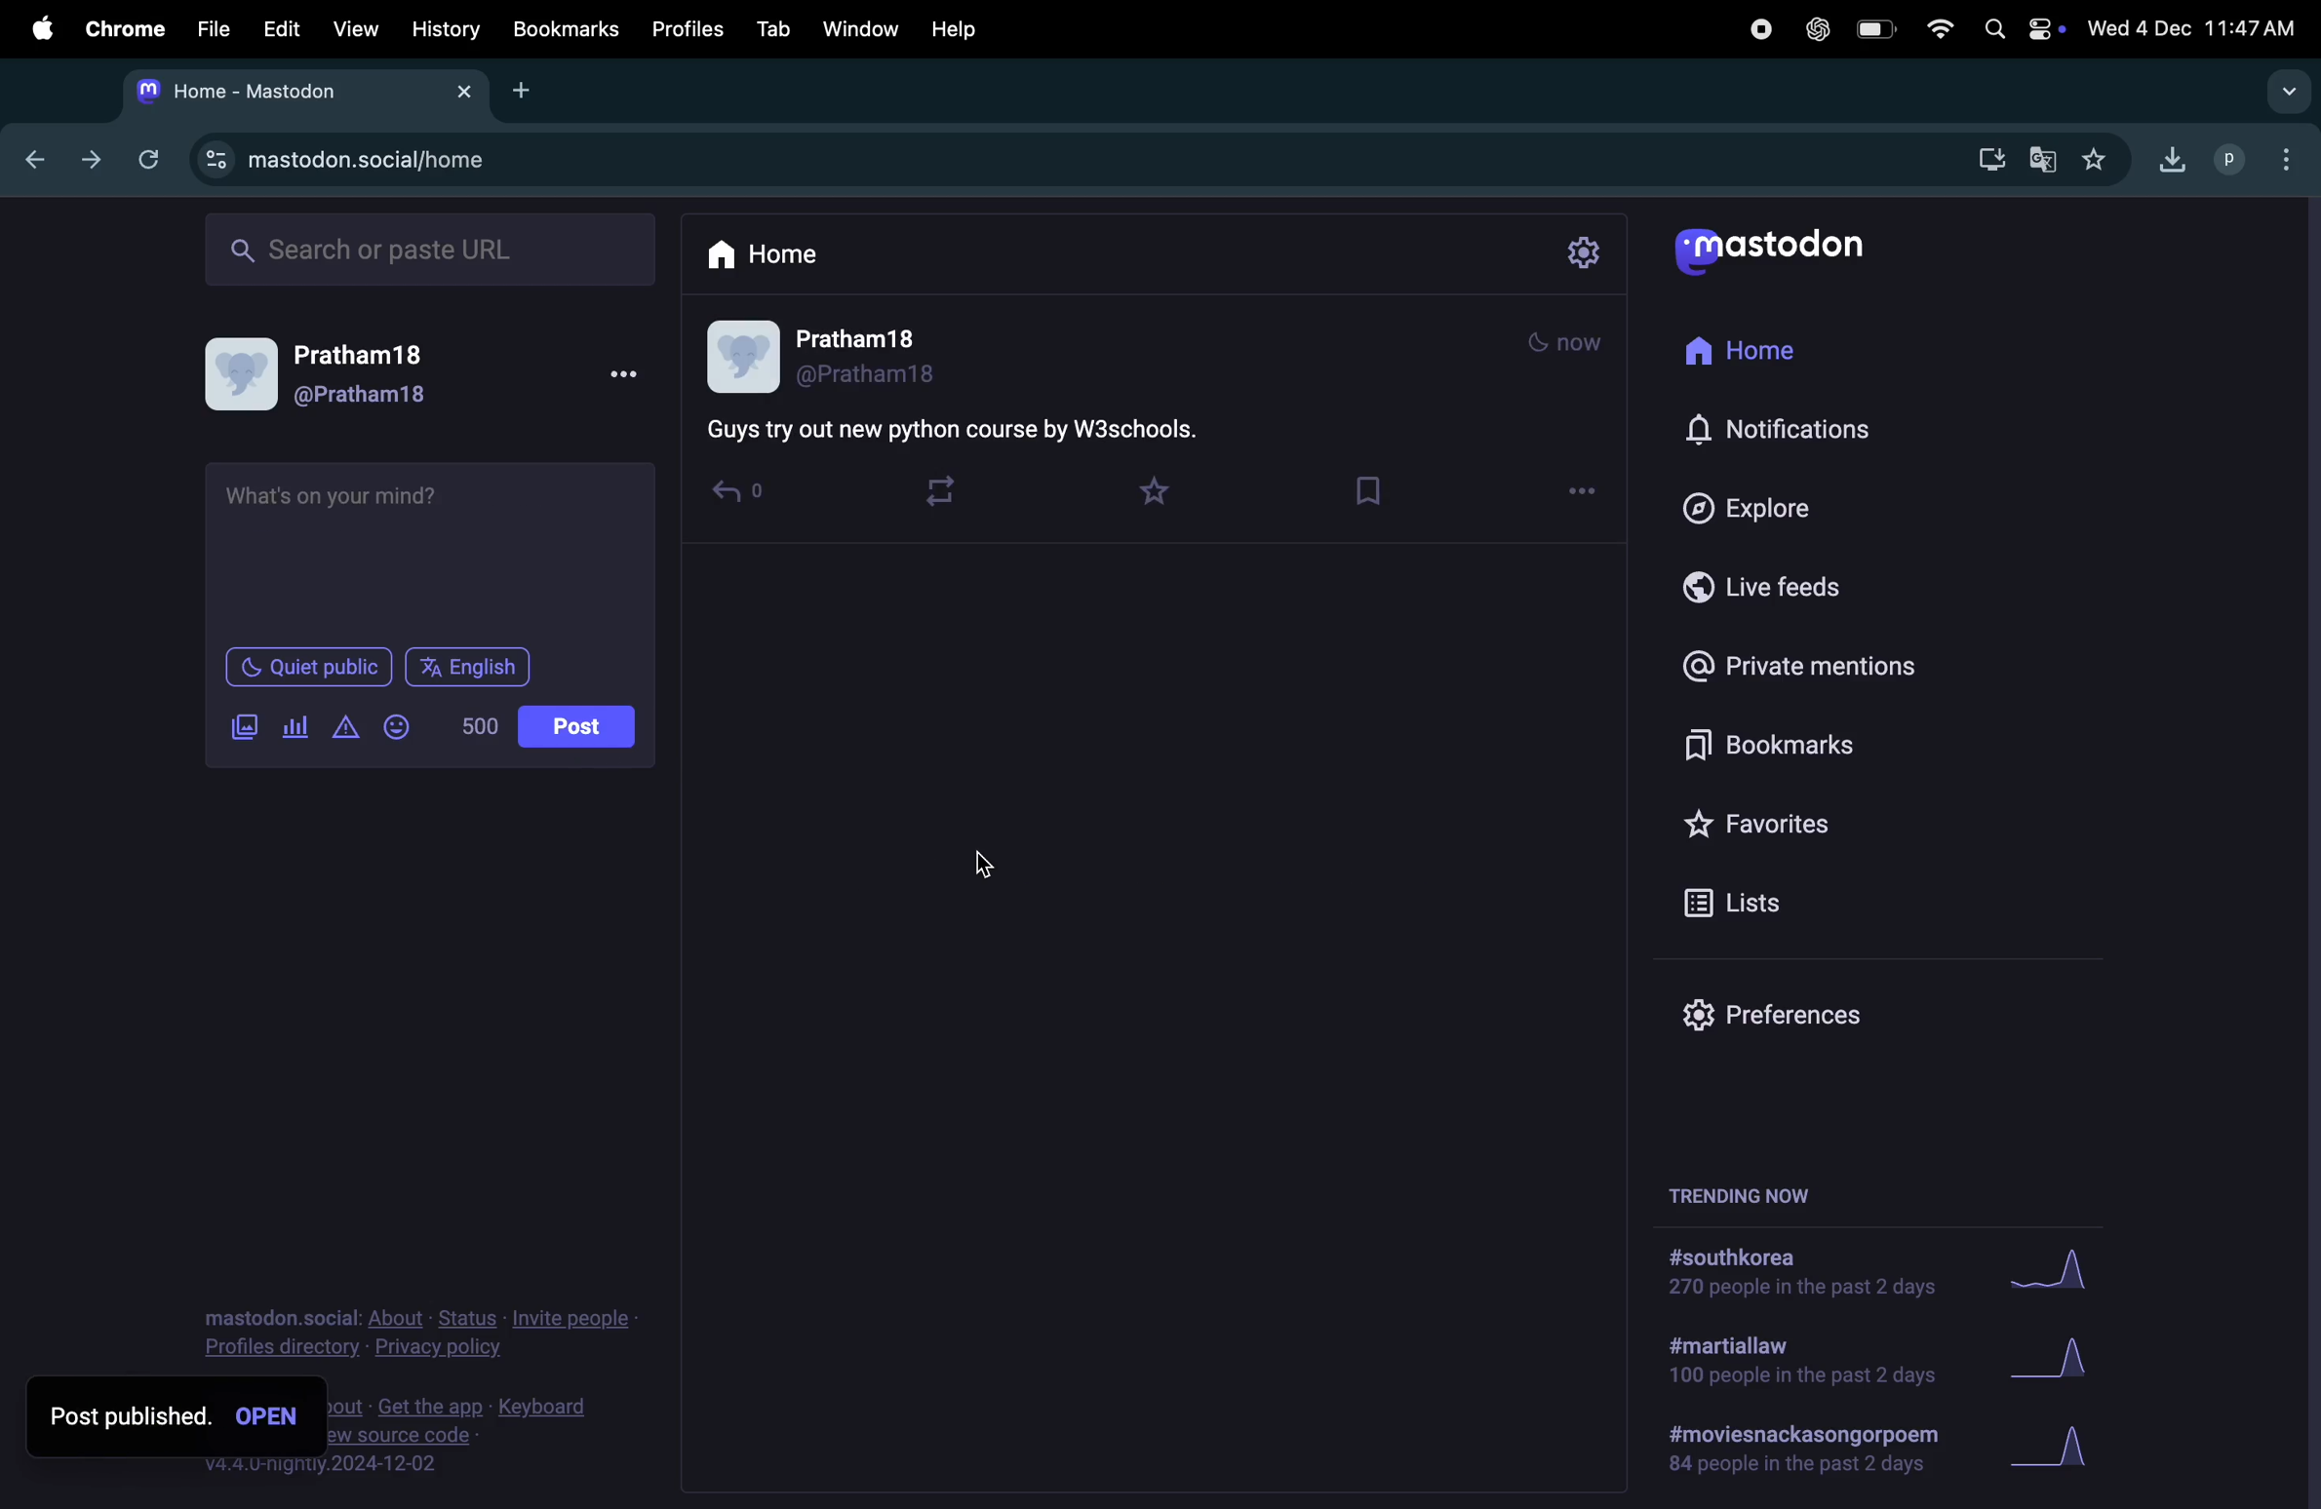 The height and width of the screenshot is (1509, 2321). I want to click on forward, so click(97, 159).